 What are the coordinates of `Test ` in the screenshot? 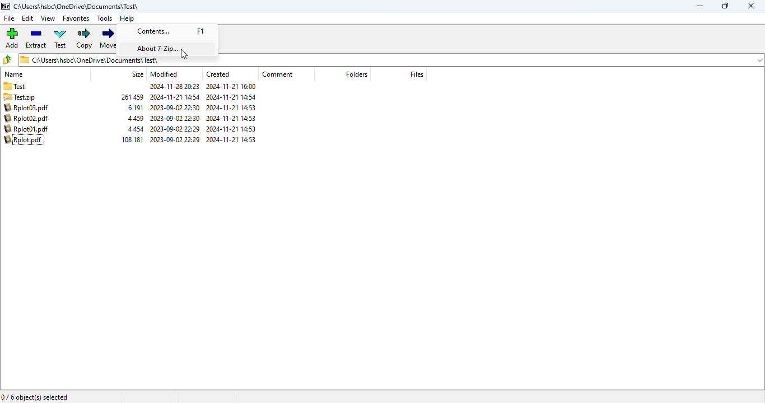 It's located at (31, 87).